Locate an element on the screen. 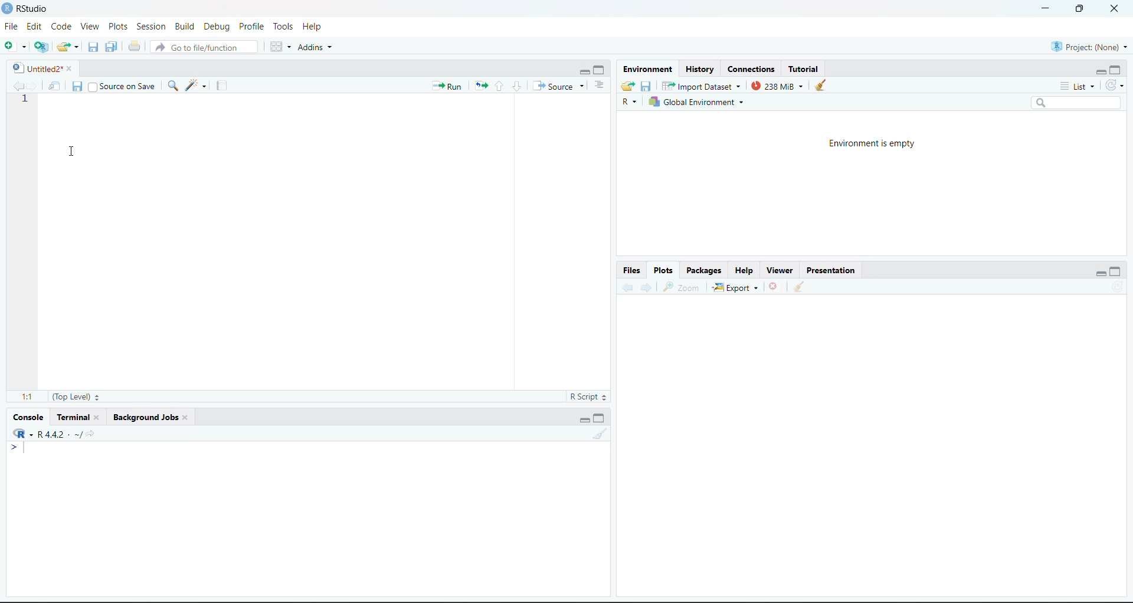  Untitled 2 is located at coordinates (35, 68).